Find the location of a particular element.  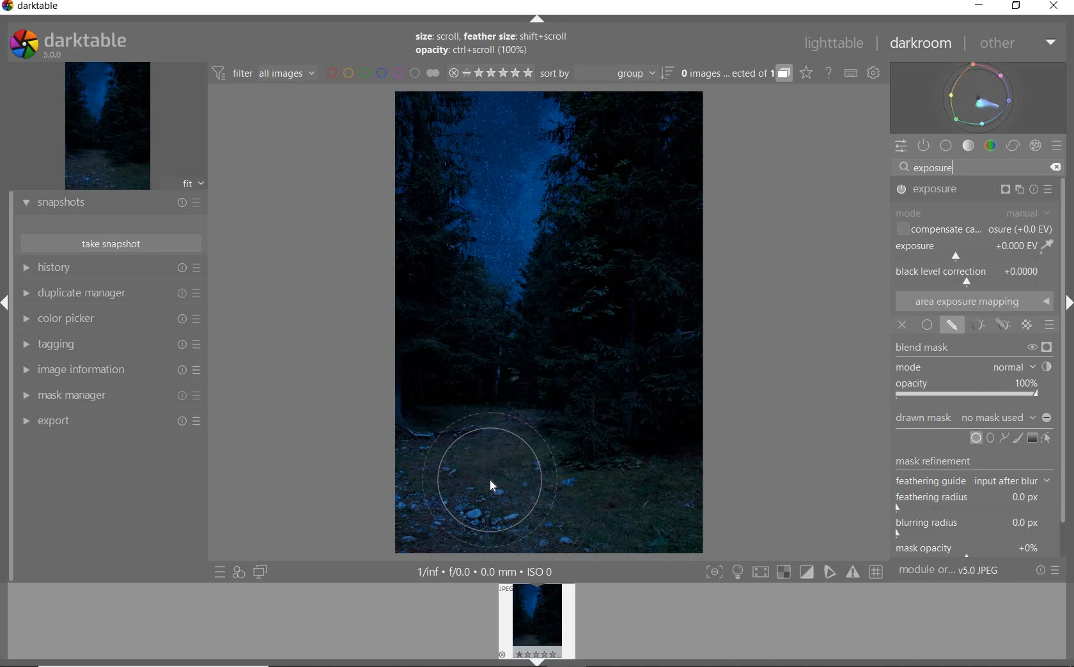

CORRECT is located at coordinates (1014, 145).